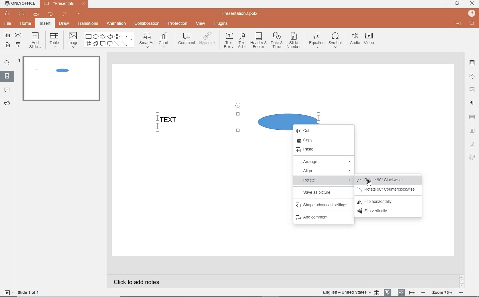 The height and width of the screenshot is (297, 479). I want to click on transitions, so click(88, 23).